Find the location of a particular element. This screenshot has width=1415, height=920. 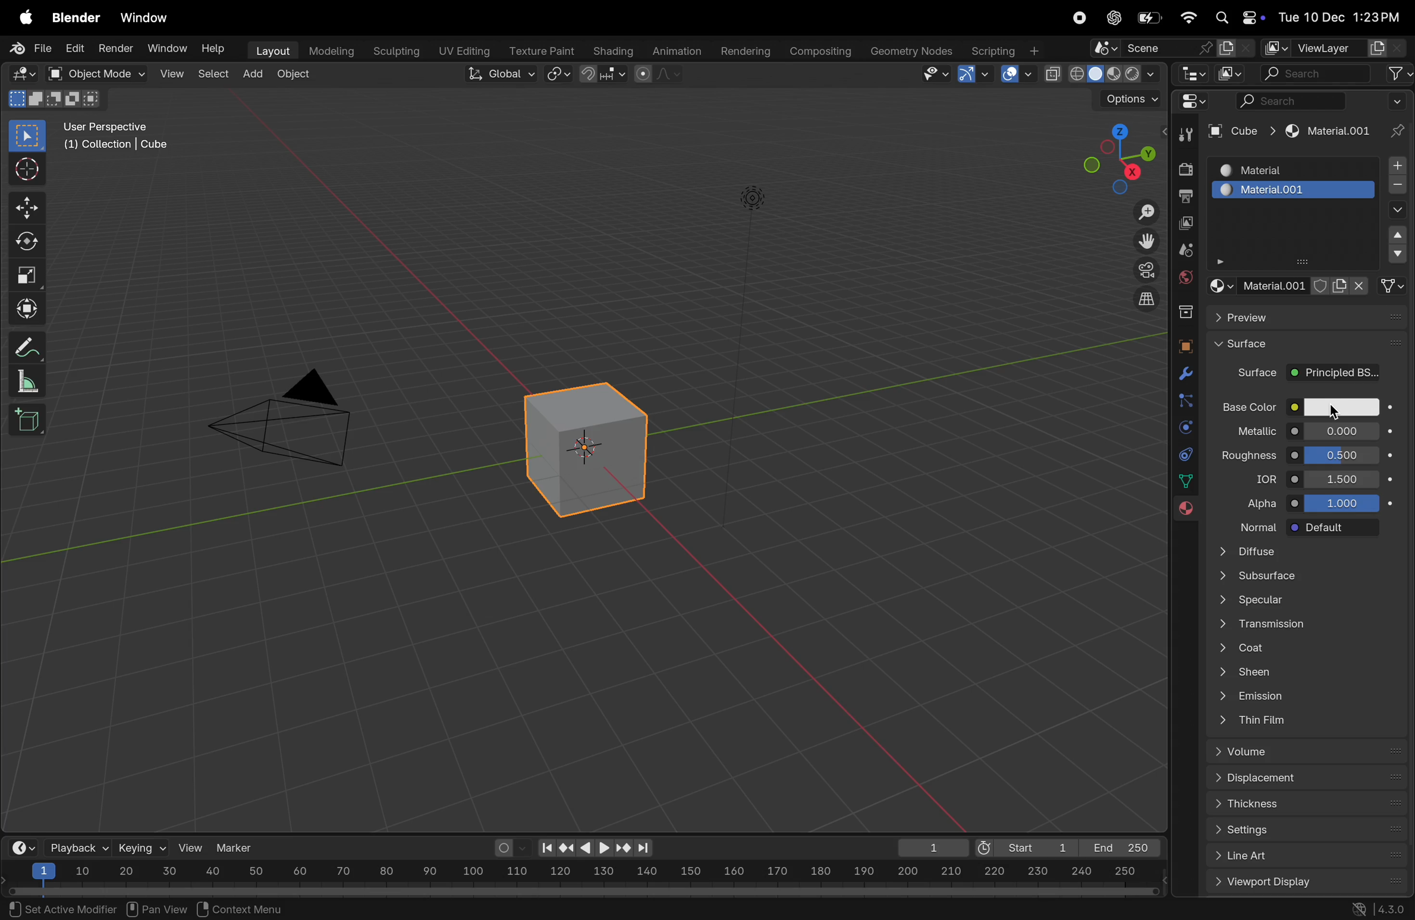

display mode is located at coordinates (1231, 74).